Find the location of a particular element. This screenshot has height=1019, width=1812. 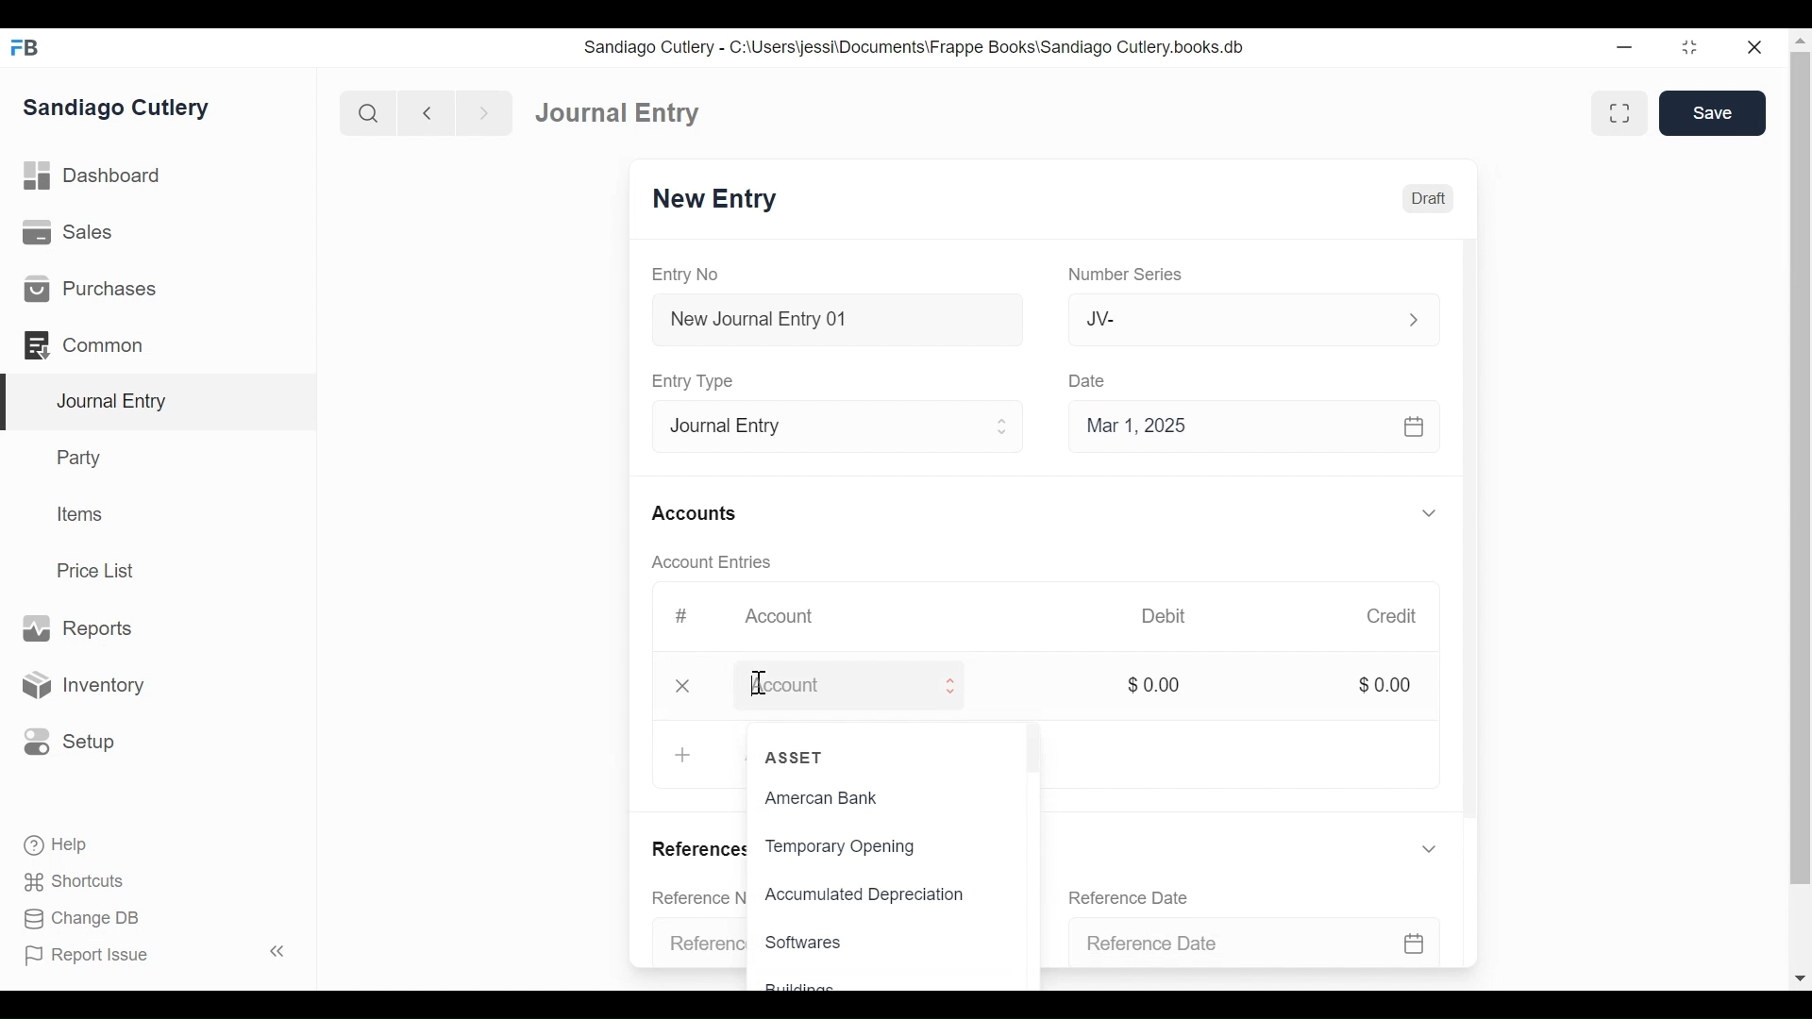

next is located at coordinates (478, 110).